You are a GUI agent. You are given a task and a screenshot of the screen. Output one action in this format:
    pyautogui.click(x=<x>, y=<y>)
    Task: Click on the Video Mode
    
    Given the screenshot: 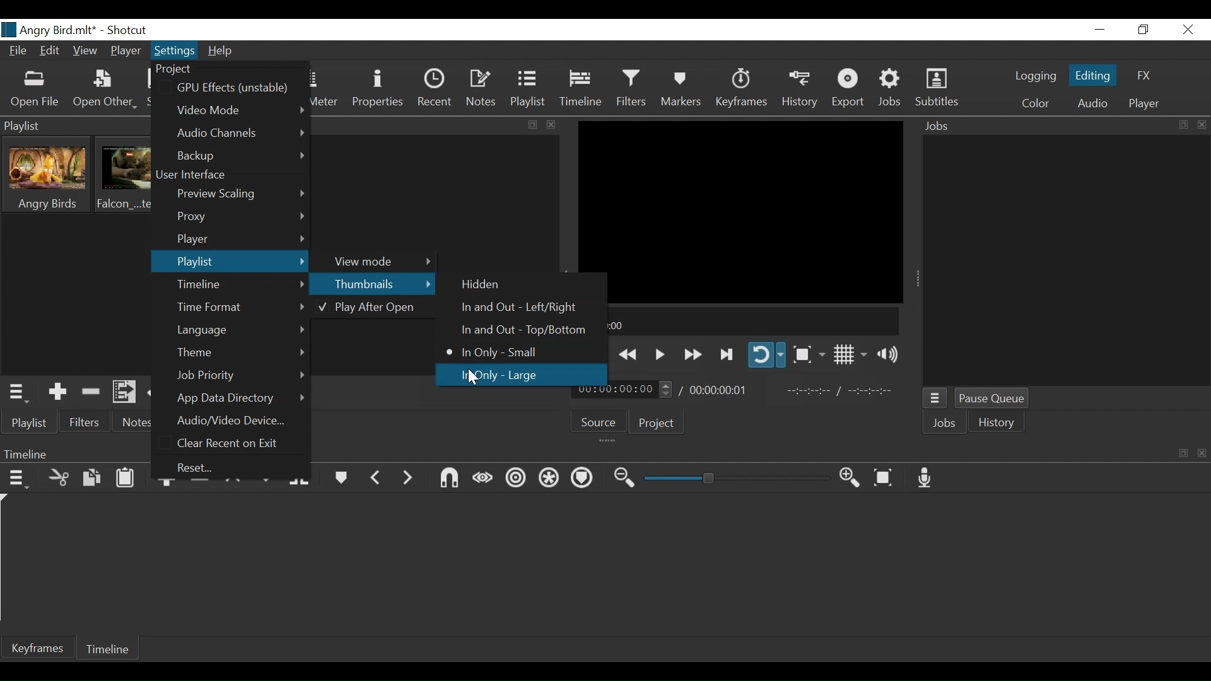 What is the action you would take?
    pyautogui.click(x=240, y=108)
    